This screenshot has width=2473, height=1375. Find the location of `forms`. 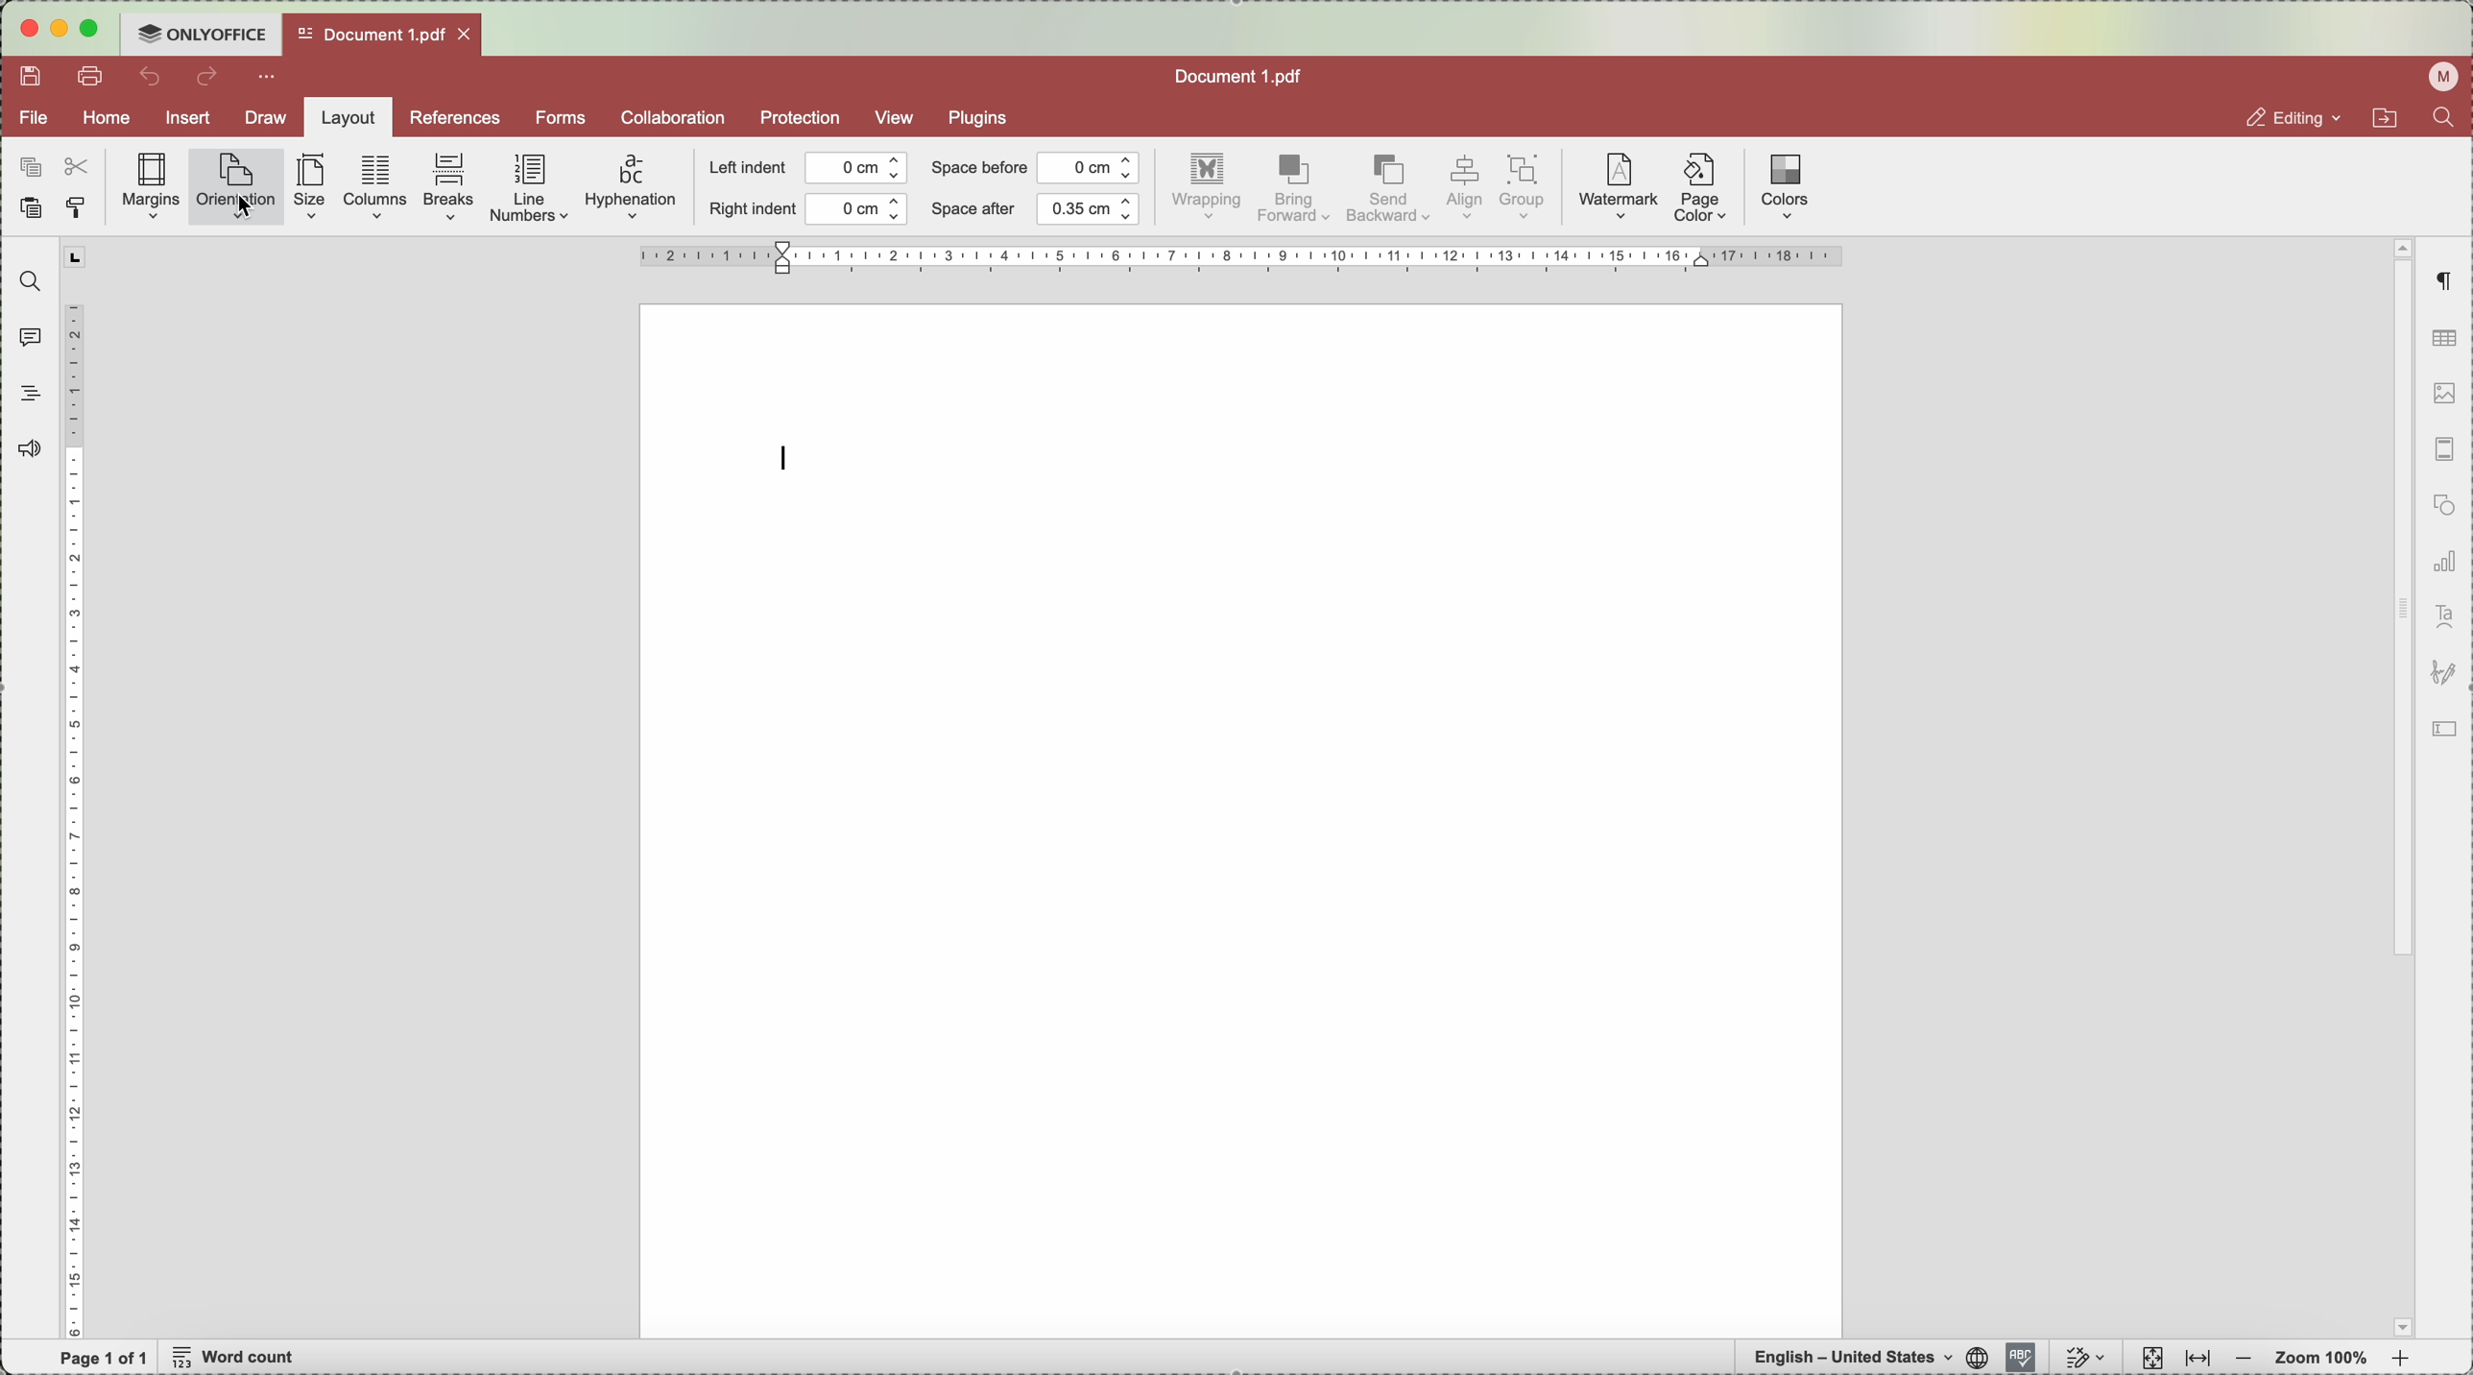

forms is located at coordinates (560, 117).